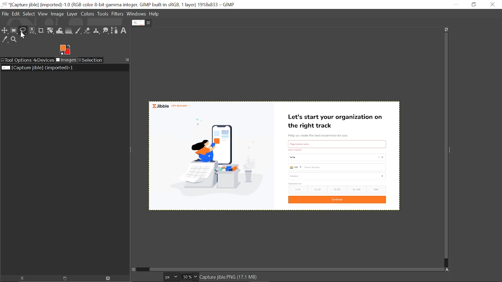 The height and width of the screenshot is (282, 502). Describe the element at coordinates (14, 30) in the screenshot. I see `Rectangular select tool` at that location.